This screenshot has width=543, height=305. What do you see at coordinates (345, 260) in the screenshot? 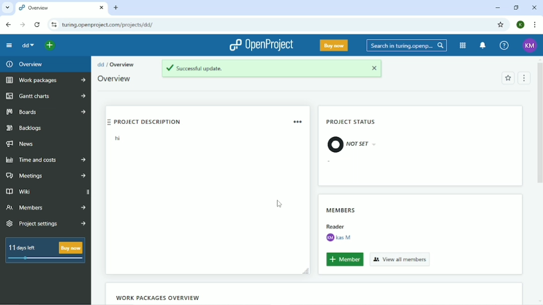
I see `Member` at bounding box center [345, 260].